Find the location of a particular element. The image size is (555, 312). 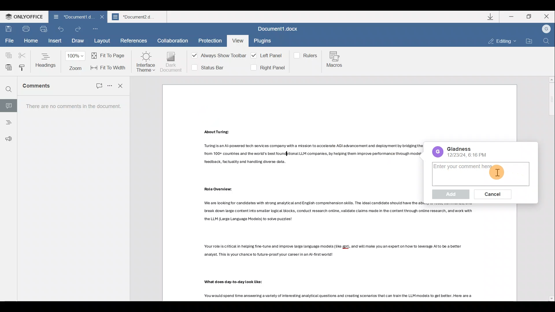

Copy style is located at coordinates (22, 68).